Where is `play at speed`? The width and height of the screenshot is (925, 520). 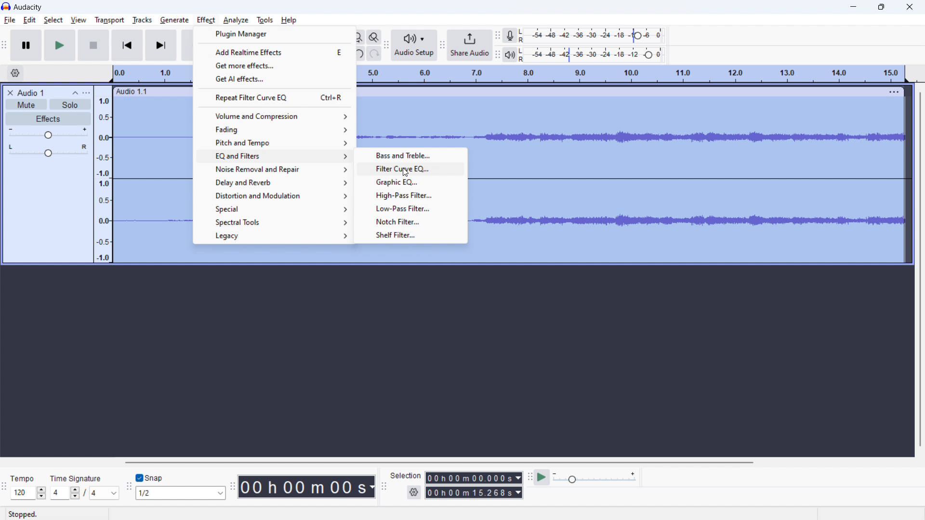
play at speed is located at coordinates (542, 477).